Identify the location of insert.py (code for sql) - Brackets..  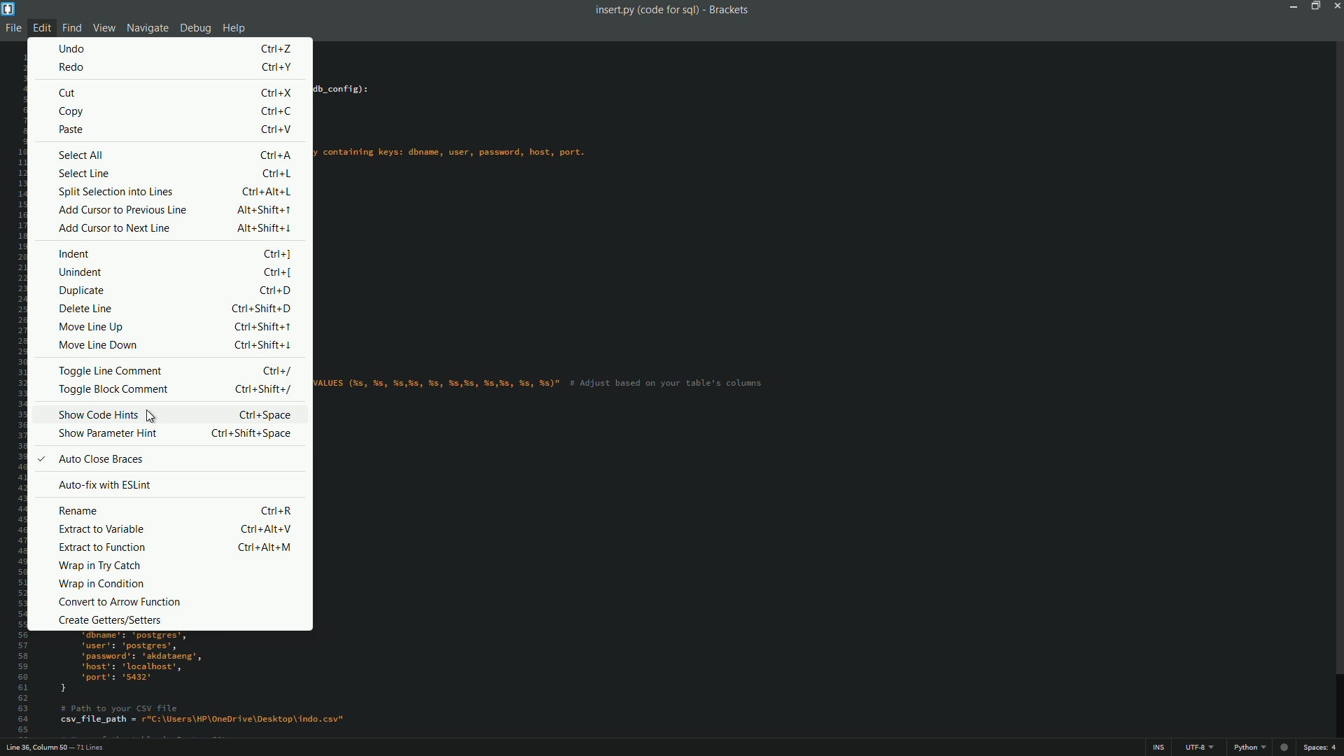
(670, 10).